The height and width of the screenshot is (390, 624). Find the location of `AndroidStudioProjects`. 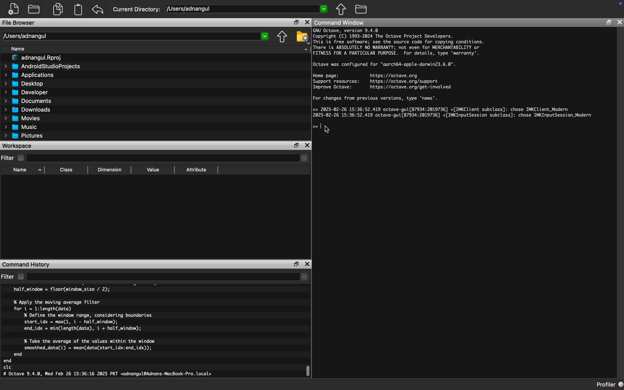

AndroidStudioProjects is located at coordinates (42, 67).